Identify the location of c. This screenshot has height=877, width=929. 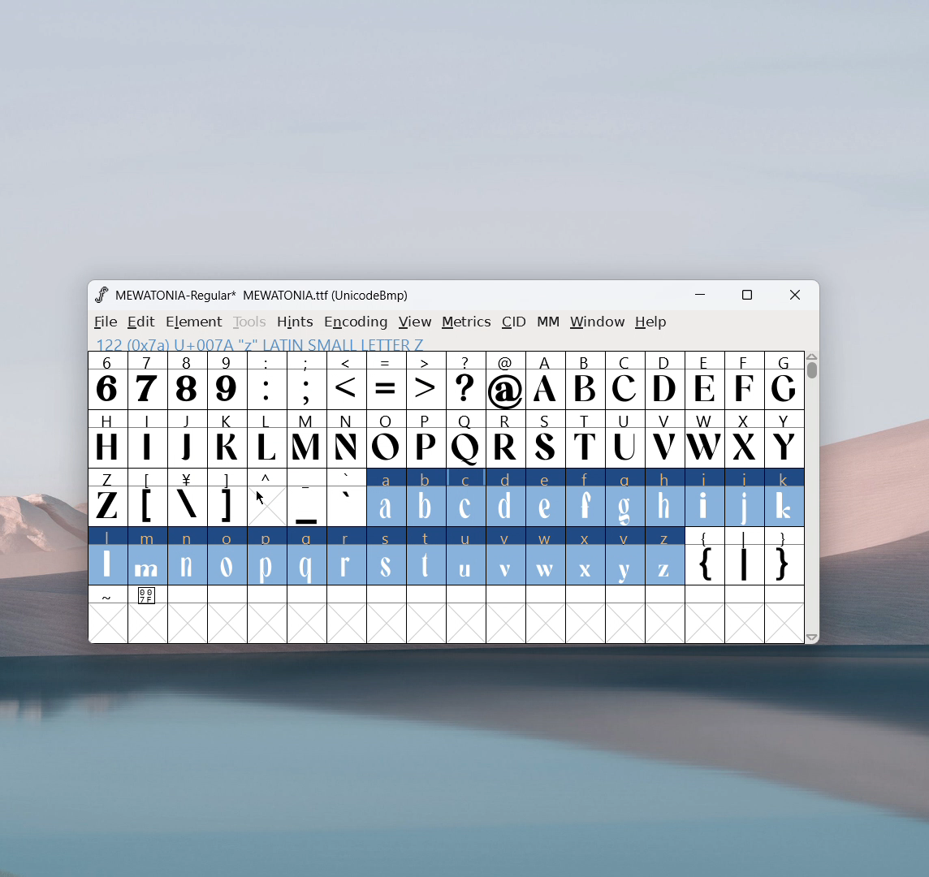
(466, 498).